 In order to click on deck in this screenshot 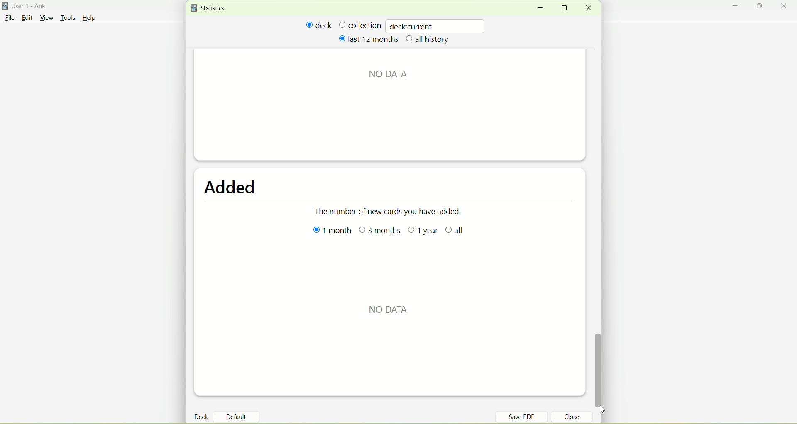, I will do `click(203, 416)`.